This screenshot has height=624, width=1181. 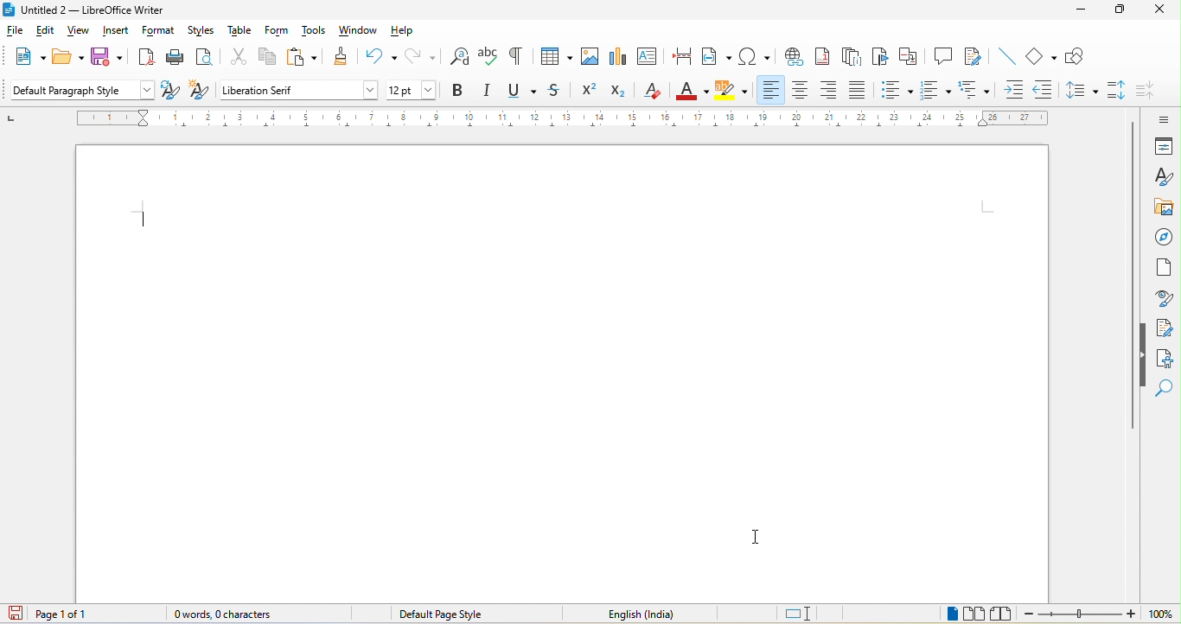 I want to click on print preview, so click(x=207, y=59).